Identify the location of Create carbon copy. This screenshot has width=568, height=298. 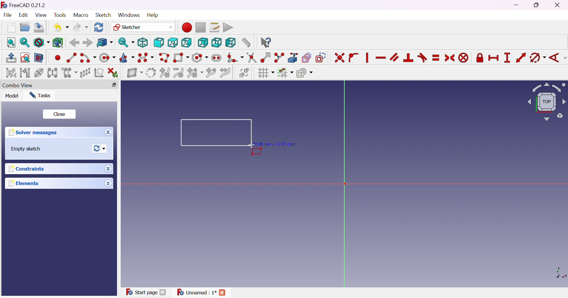
(307, 58).